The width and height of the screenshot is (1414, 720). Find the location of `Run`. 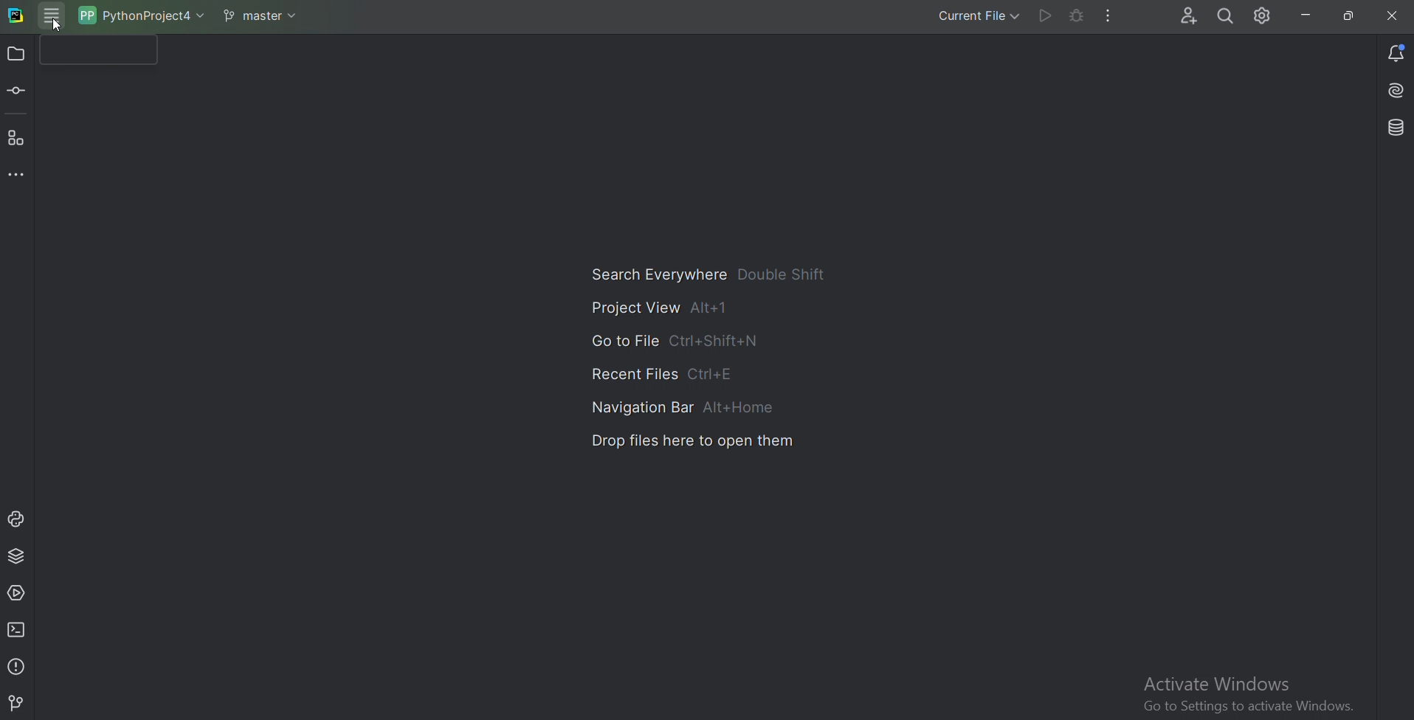

Run is located at coordinates (1044, 16).